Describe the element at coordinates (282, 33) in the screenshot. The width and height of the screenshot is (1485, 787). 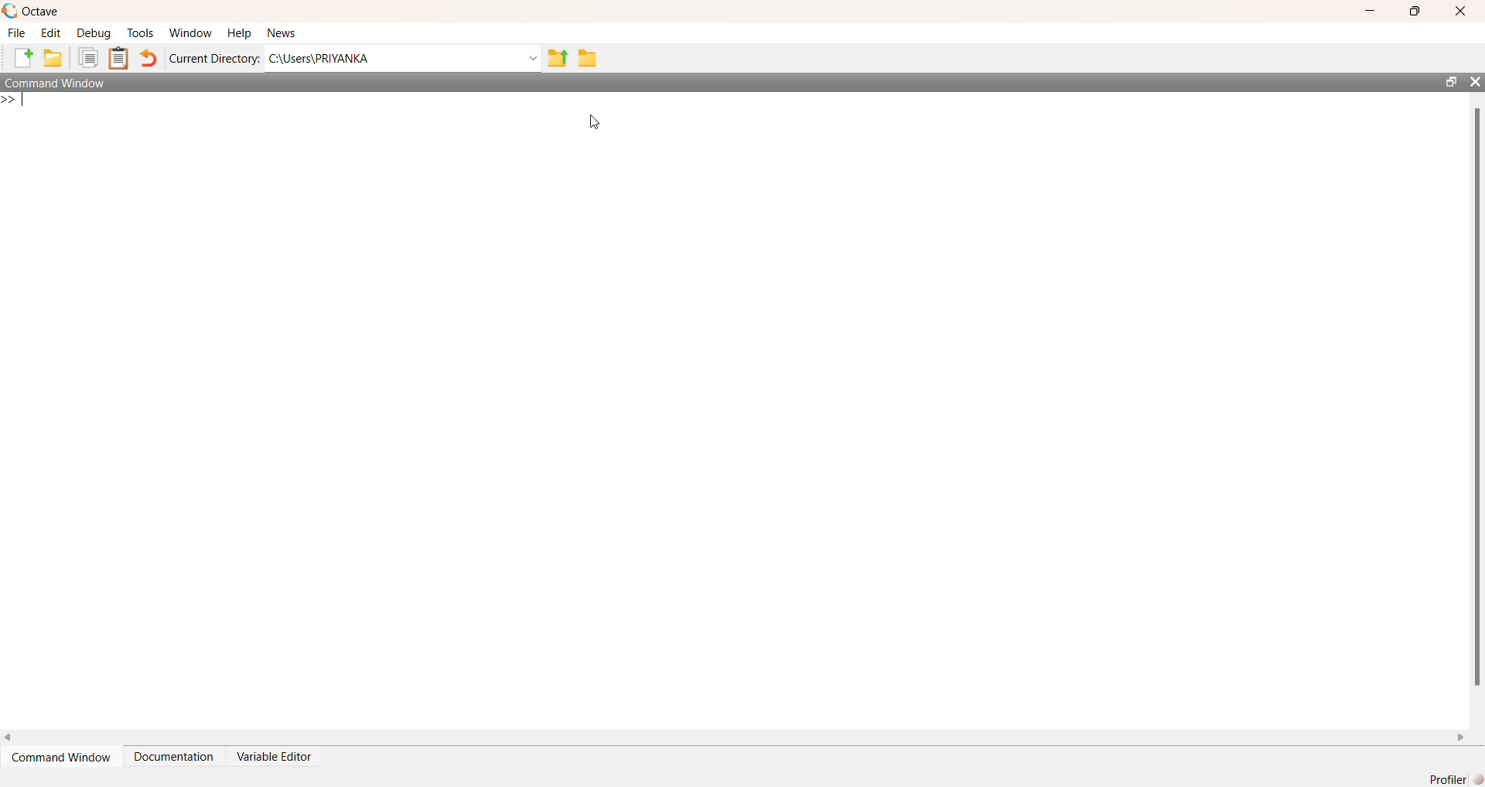
I see `News` at that location.